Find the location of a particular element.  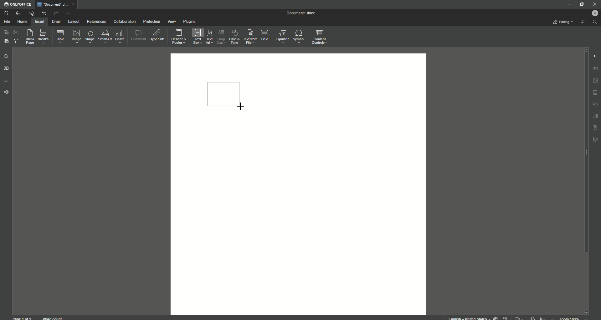

Image is located at coordinates (76, 36).